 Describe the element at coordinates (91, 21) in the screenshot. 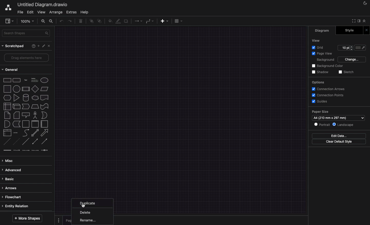

I see `to front` at that location.